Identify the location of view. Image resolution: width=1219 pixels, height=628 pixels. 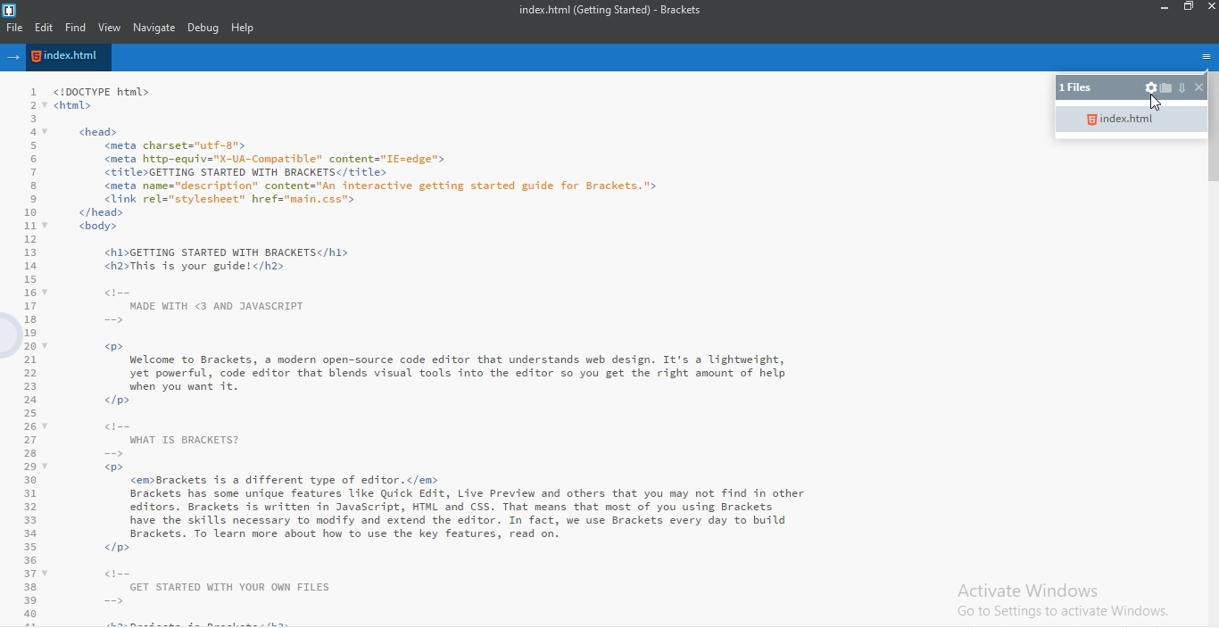
(111, 28).